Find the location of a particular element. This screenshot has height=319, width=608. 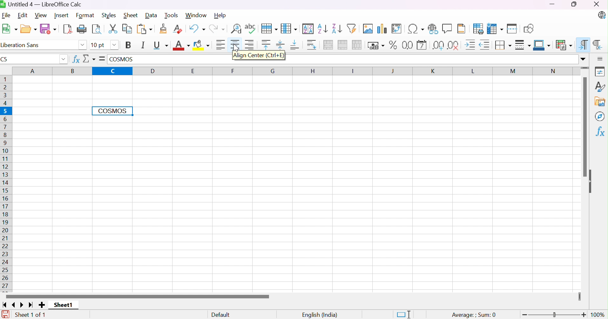

Align Bottom is located at coordinates (295, 45).